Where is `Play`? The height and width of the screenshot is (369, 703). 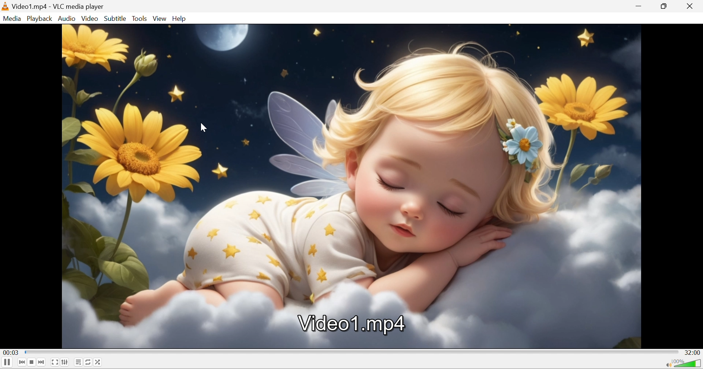
Play is located at coordinates (7, 362).